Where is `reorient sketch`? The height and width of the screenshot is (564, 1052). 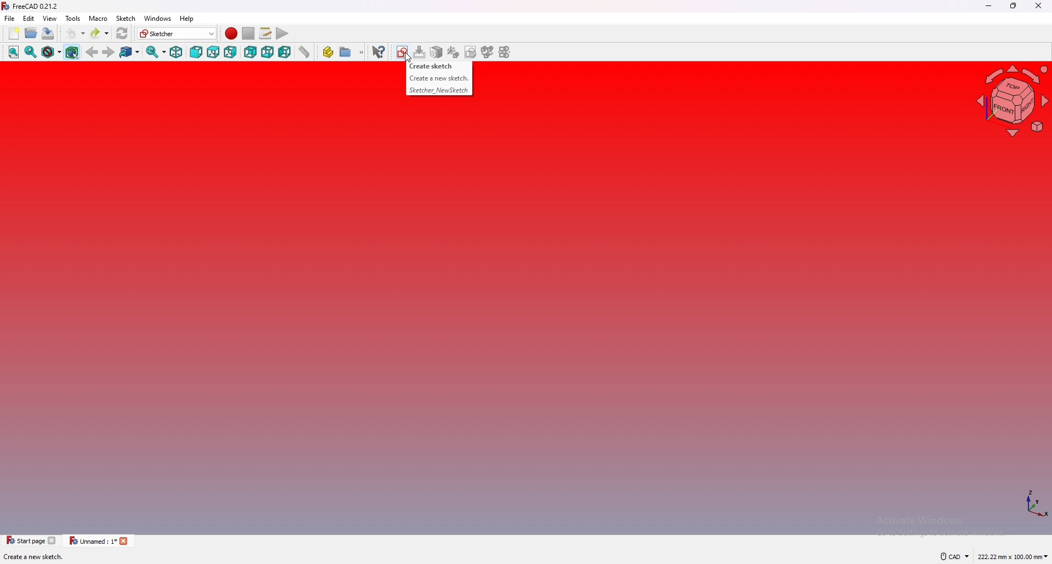 reorient sketch is located at coordinates (454, 51).